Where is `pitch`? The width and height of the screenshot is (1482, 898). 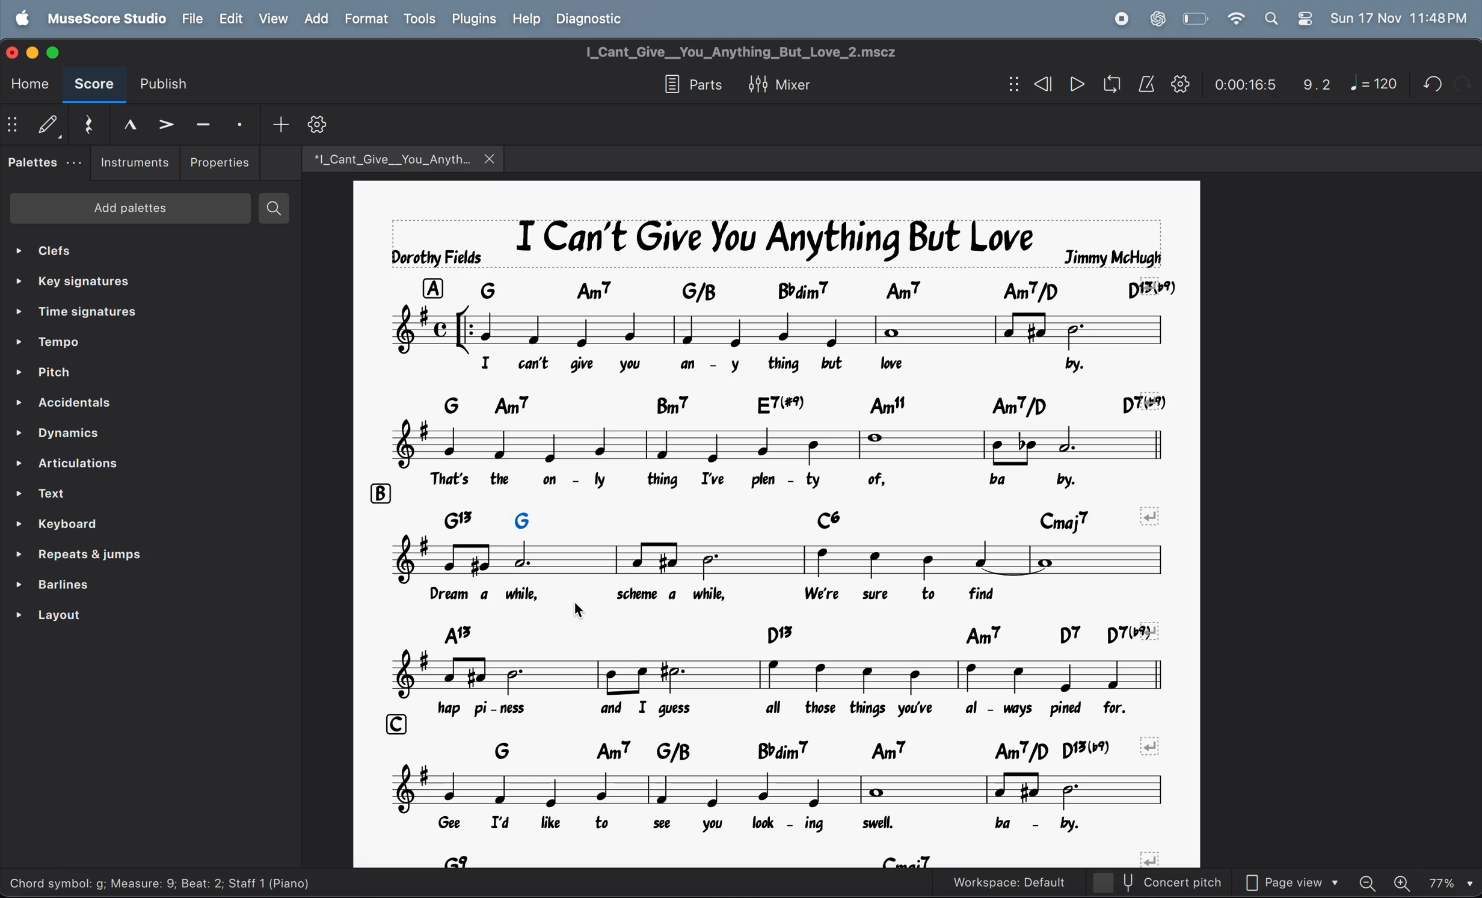 pitch is located at coordinates (137, 375).